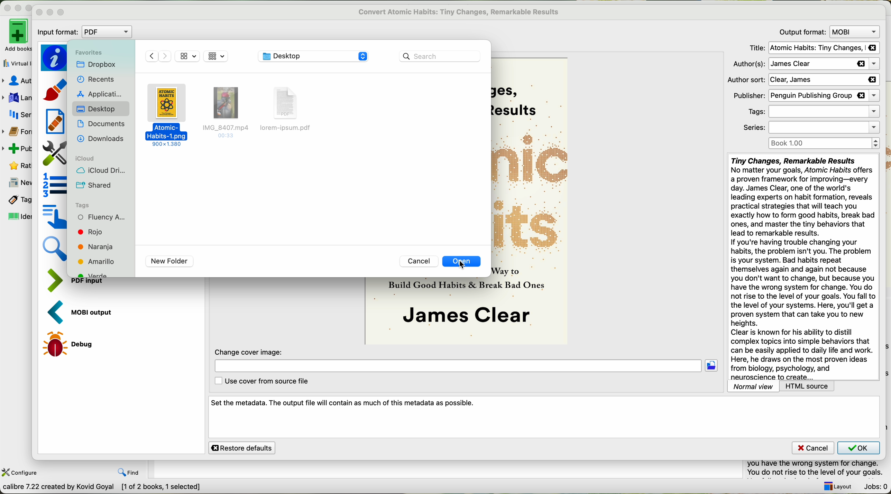 Image resolution: width=891 pixels, height=494 pixels. I want to click on search and replace, so click(56, 250).